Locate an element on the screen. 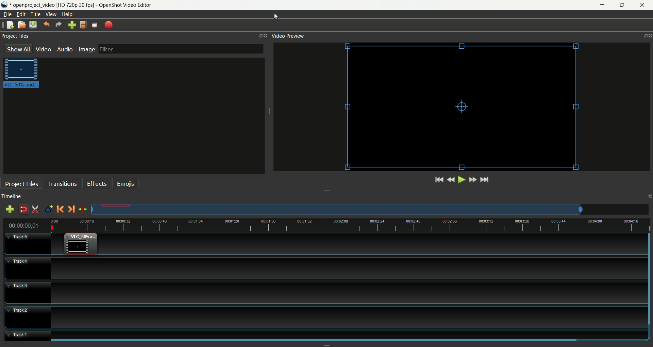 The width and height of the screenshot is (653, 347). video is located at coordinates (461, 107).